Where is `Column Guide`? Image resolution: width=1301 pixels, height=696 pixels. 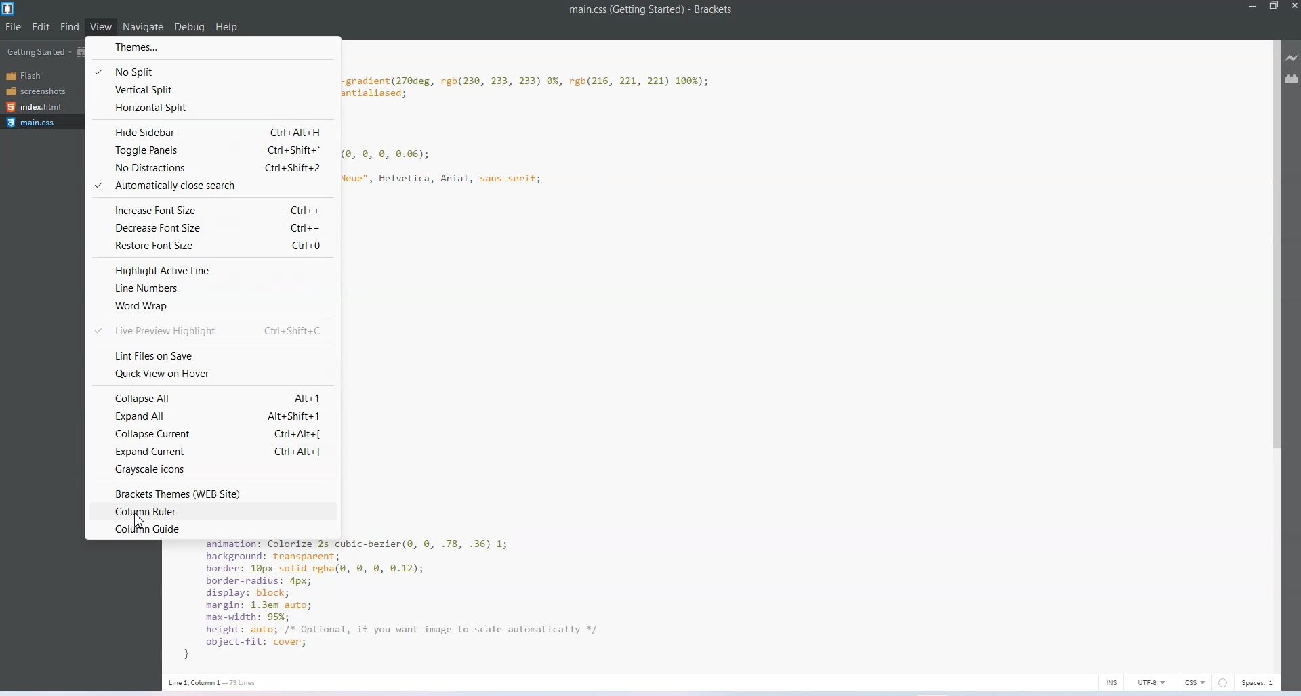
Column Guide is located at coordinates (213, 531).